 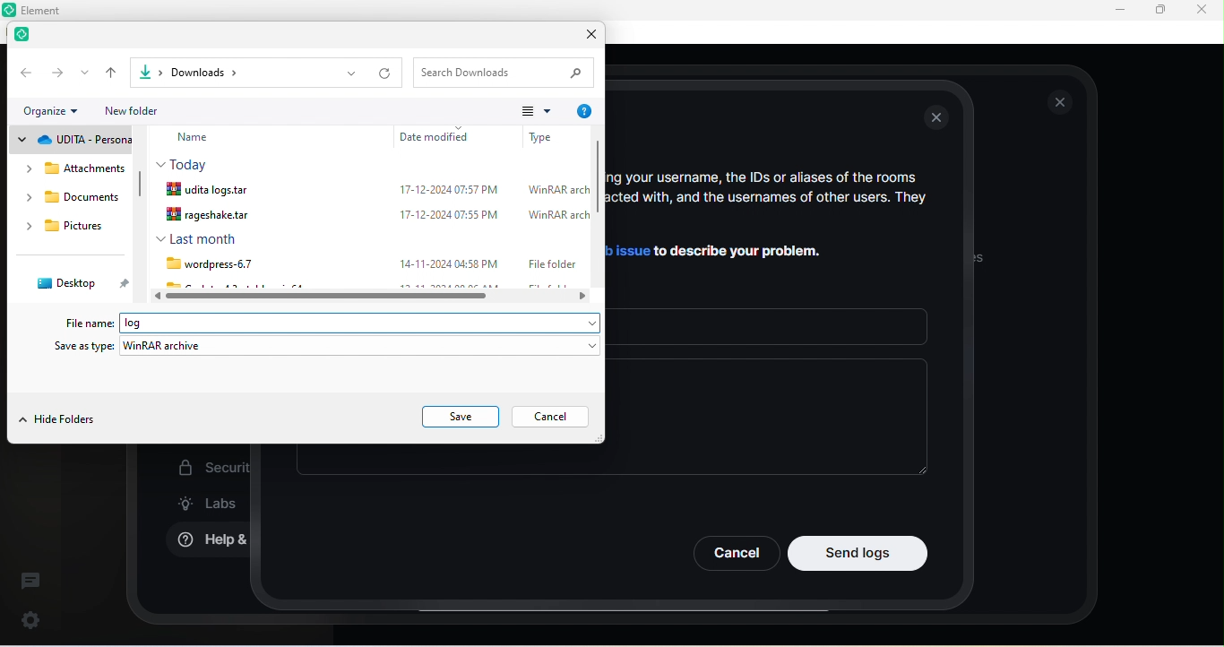 I want to click on up to previous folder, so click(x=113, y=73).